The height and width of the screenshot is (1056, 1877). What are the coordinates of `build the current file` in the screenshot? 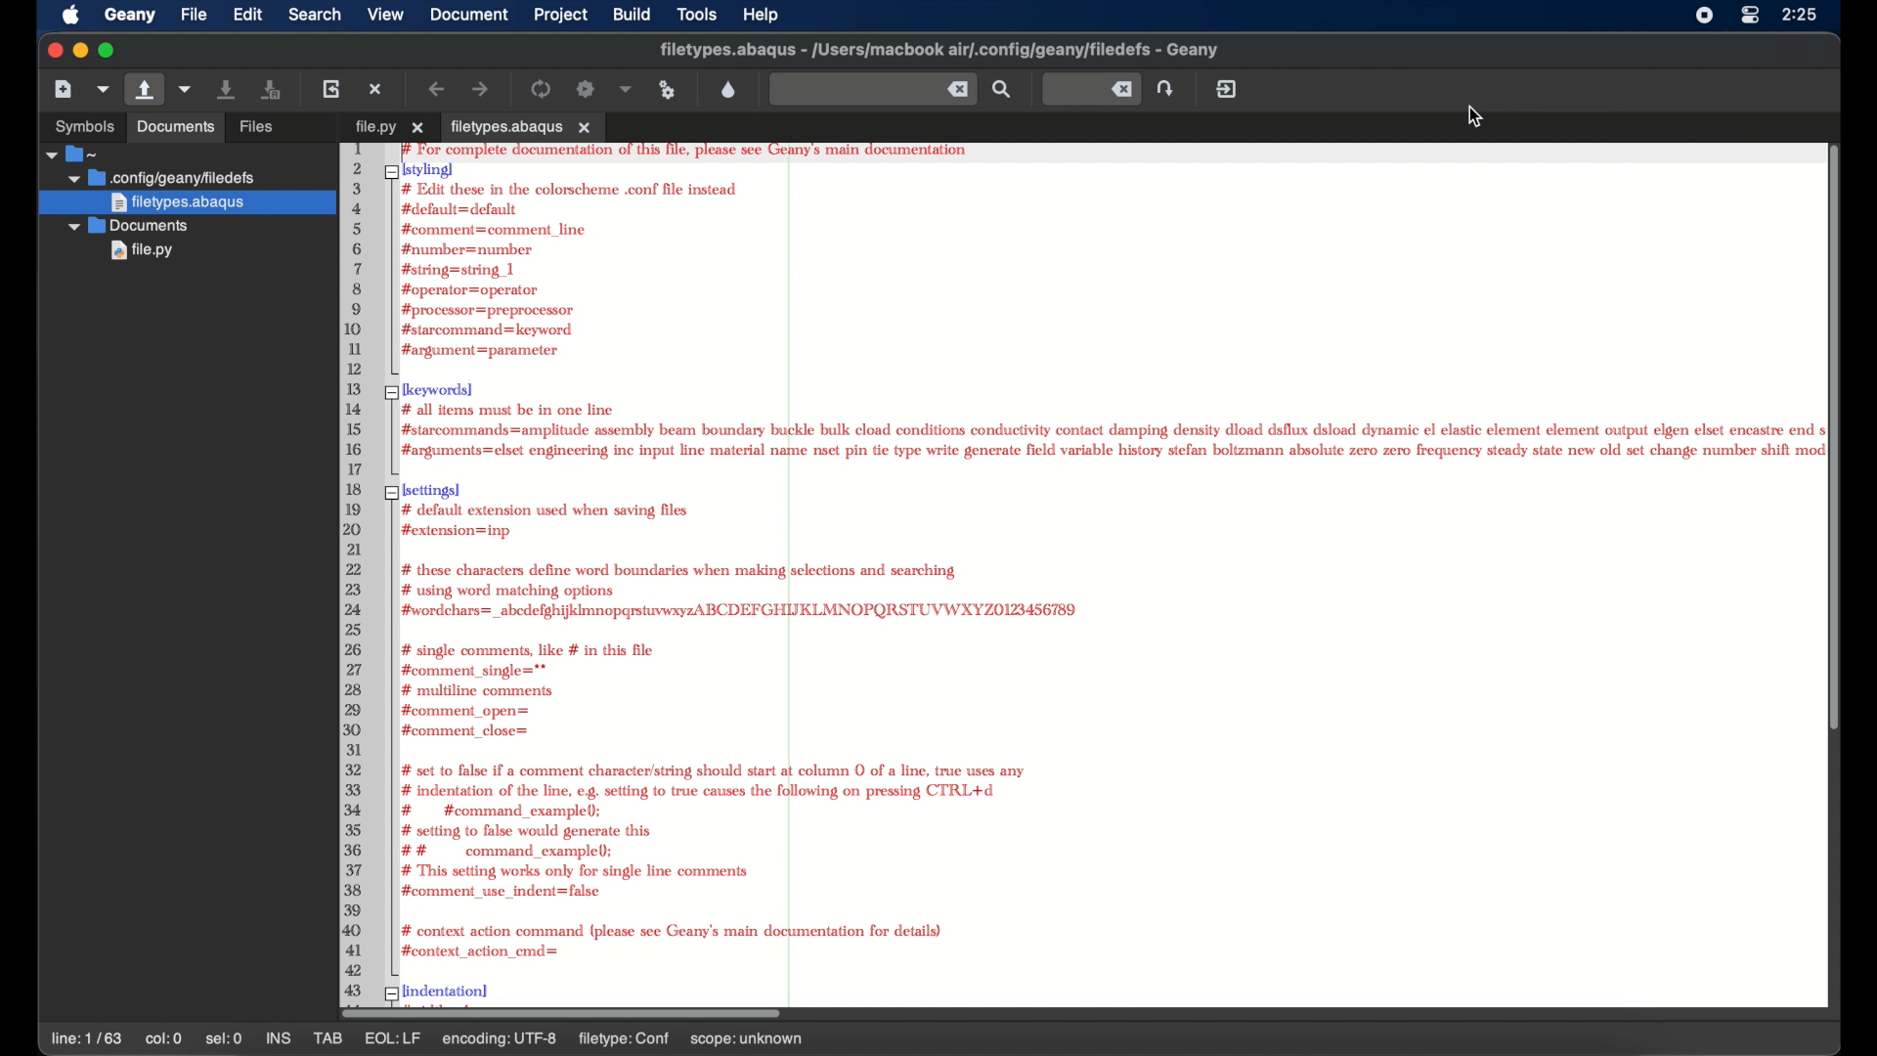 It's located at (586, 89).